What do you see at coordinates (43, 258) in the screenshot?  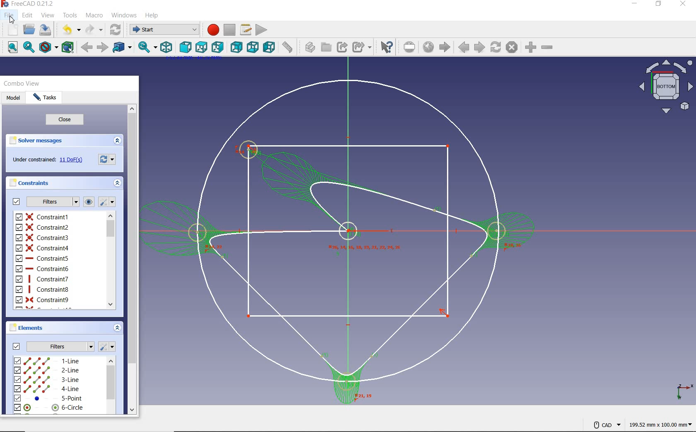 I see `constraint5` at bounding box center [43, 258].